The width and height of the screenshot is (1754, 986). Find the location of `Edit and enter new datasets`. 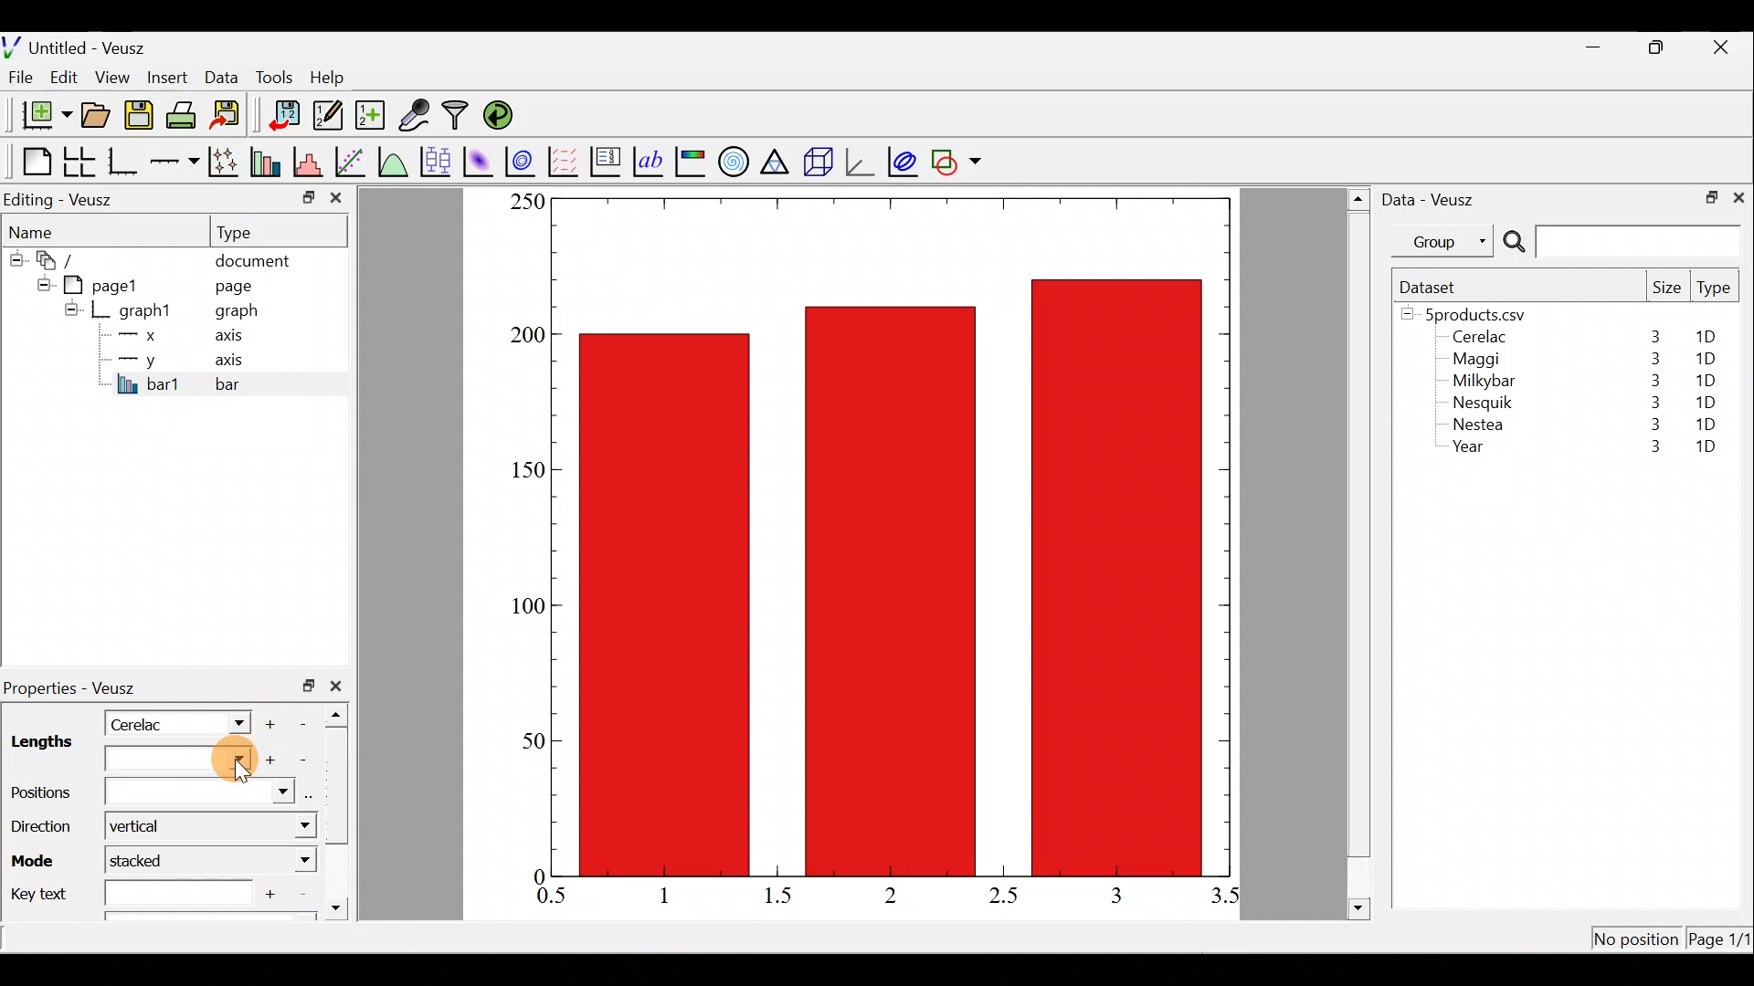

Edit and enter new datasets is located at coordinates (328, 116).